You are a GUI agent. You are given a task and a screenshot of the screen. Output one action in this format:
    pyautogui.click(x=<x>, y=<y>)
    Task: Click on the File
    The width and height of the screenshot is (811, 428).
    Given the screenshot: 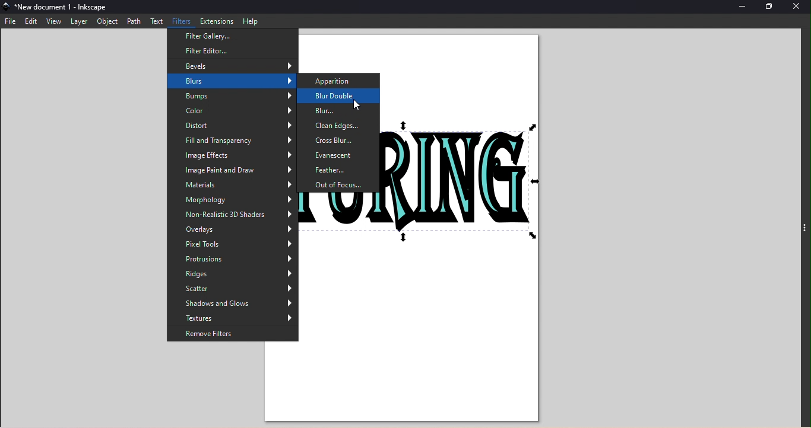 What is the action you would take?
    pyautogui.click(x=12, y=21)
    